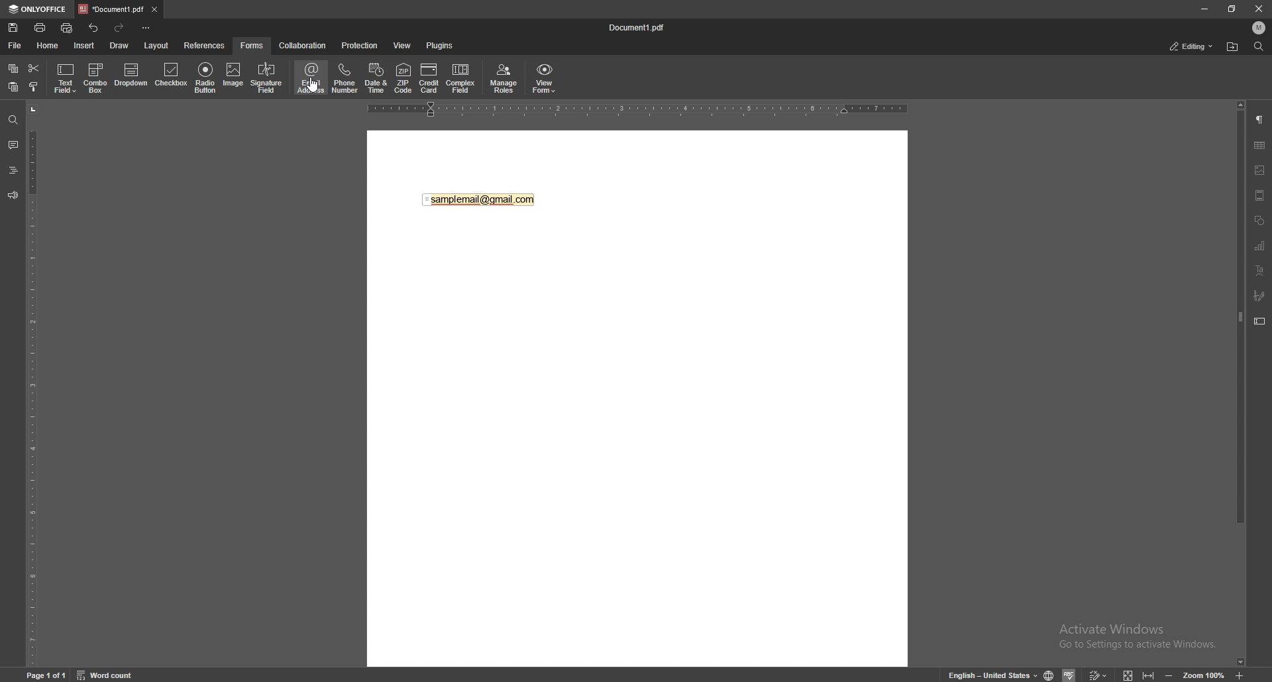 The width and height of the screenshot is (1272, 682). What do you see at coordinates (38, 9) in the screenshot?
I see `onlyoffice` at bounding box center [38, 9].